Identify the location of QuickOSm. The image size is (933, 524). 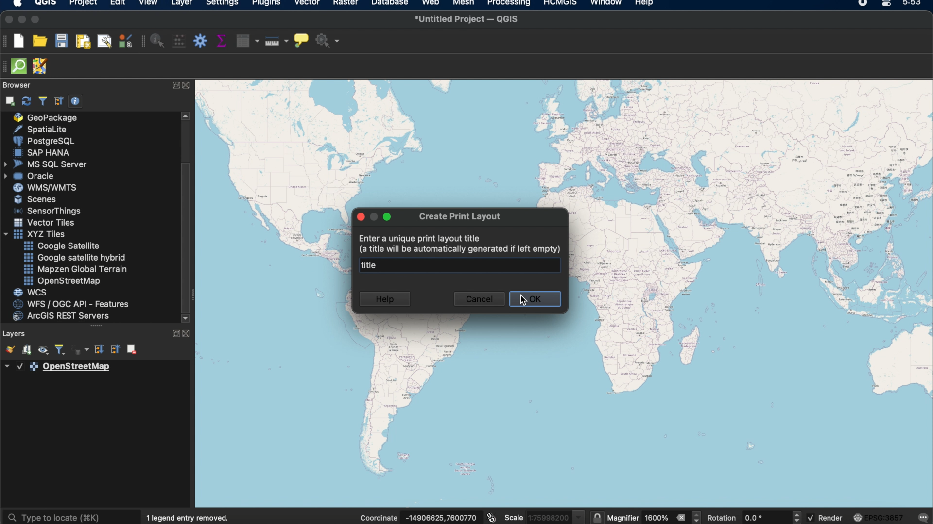
(21, 67).